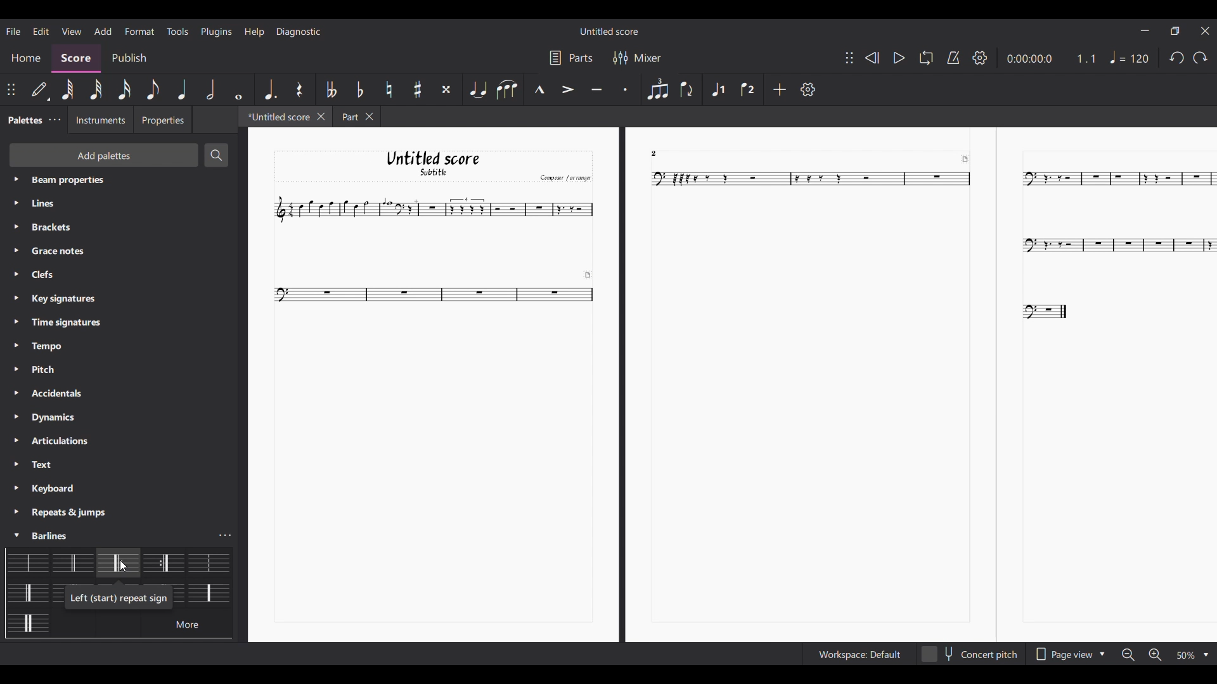 Image resolution: width=1217 pixels, height=684 pixels. Describe the element at coordinates (98, 120) in the screenshot. I see `Instruments tab` at that location.